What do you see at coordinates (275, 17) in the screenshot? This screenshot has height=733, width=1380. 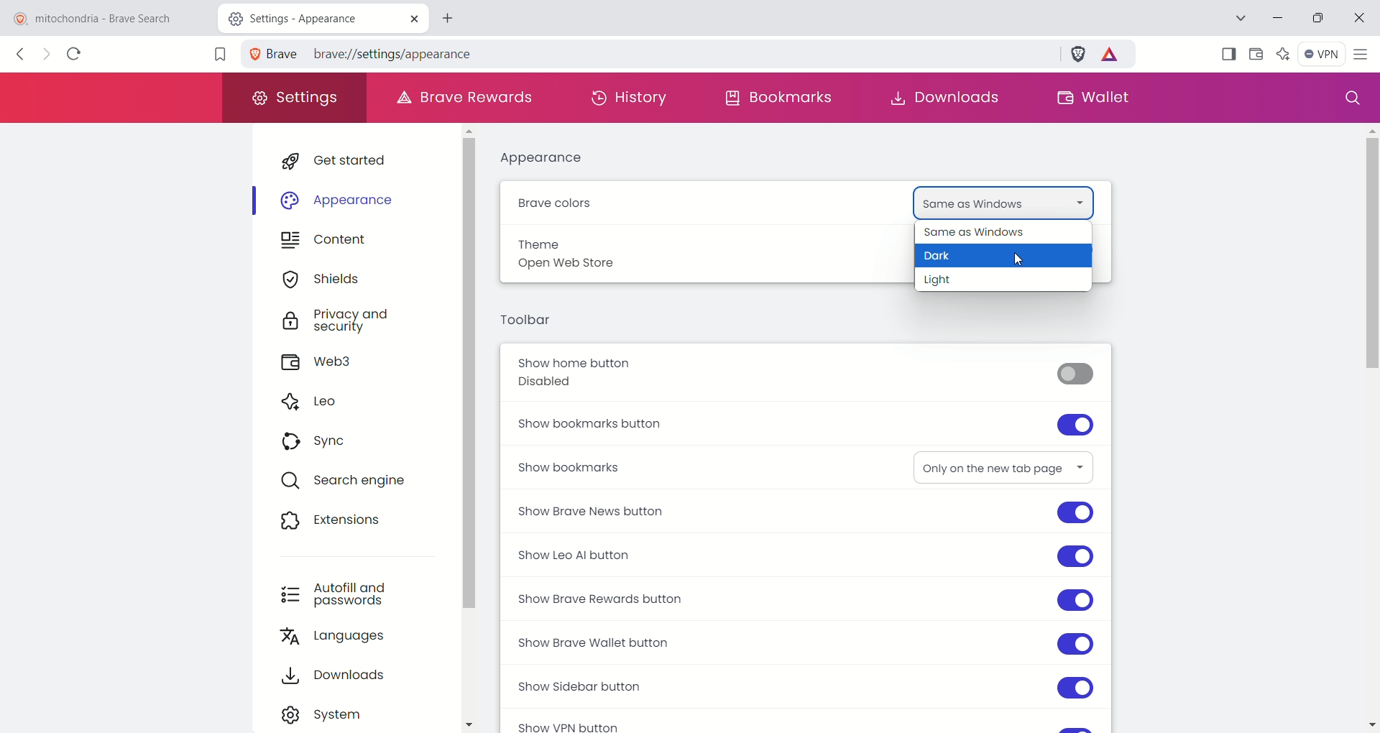 I see `Settings` at bounding box center [275, 17].